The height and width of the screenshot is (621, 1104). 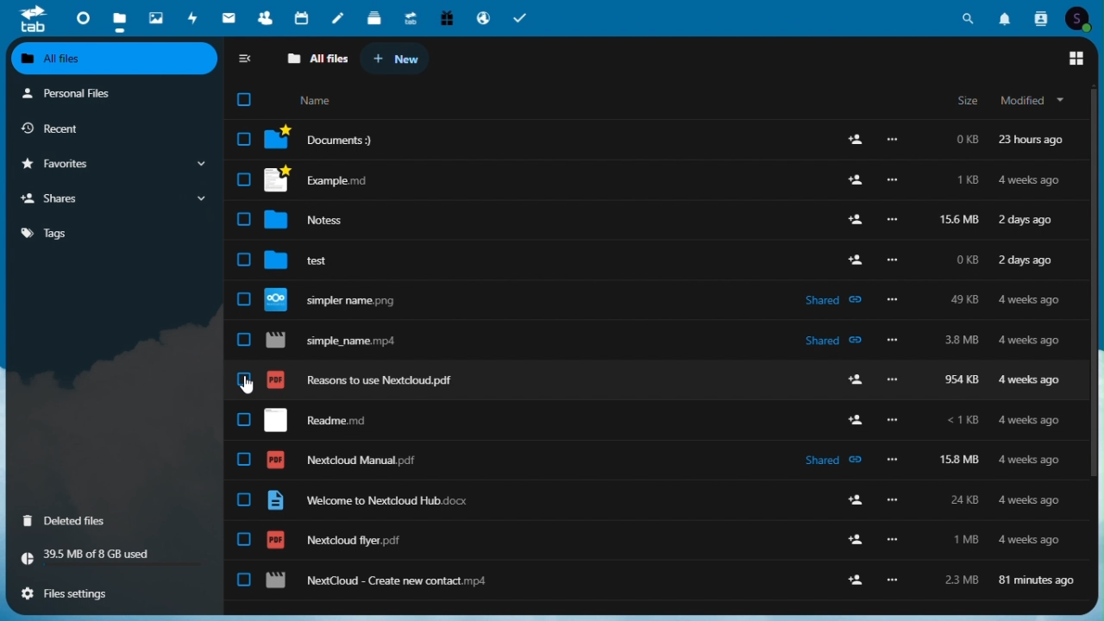 I want to click on shared, so click(x=831, y=299).